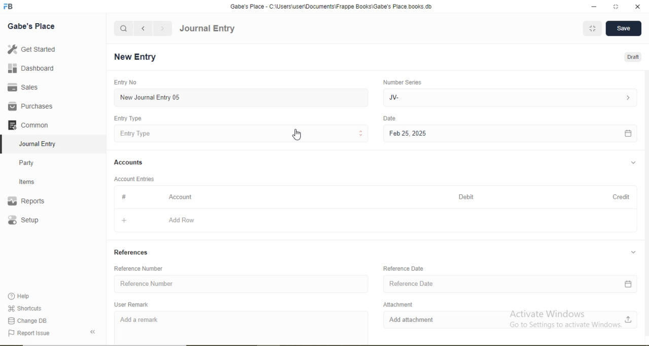 The height and width of the screenshot is (346, 649). What do you see at coordinates (125, 197) in the screenshot?
I see `` at bounding box center [125, 197].